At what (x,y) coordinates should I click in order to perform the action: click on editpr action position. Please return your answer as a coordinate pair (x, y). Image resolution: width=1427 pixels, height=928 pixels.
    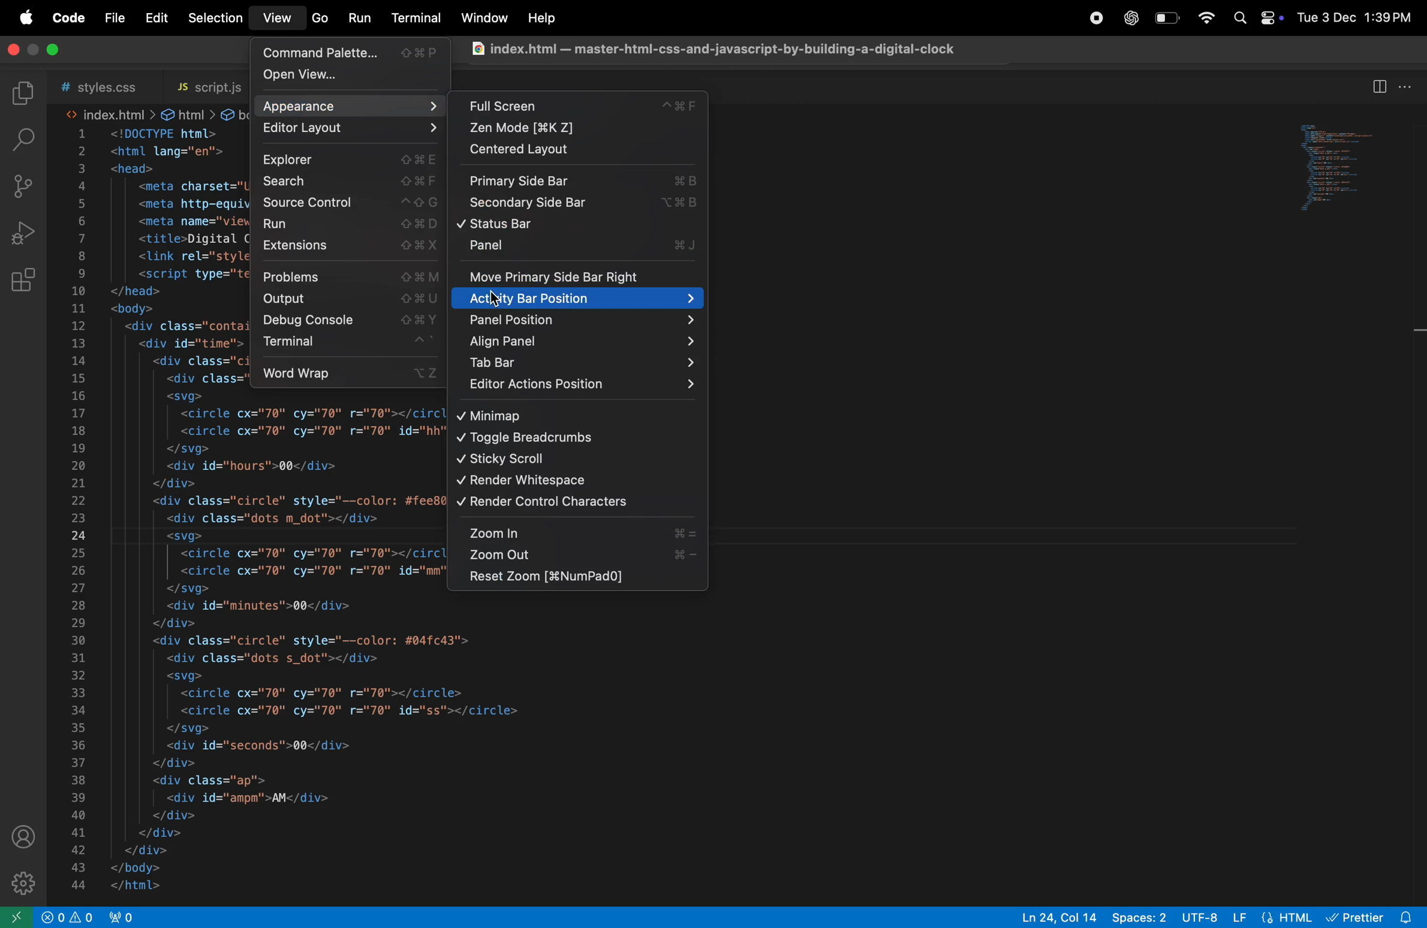
    Looking at the image, I should click on (583, 387).